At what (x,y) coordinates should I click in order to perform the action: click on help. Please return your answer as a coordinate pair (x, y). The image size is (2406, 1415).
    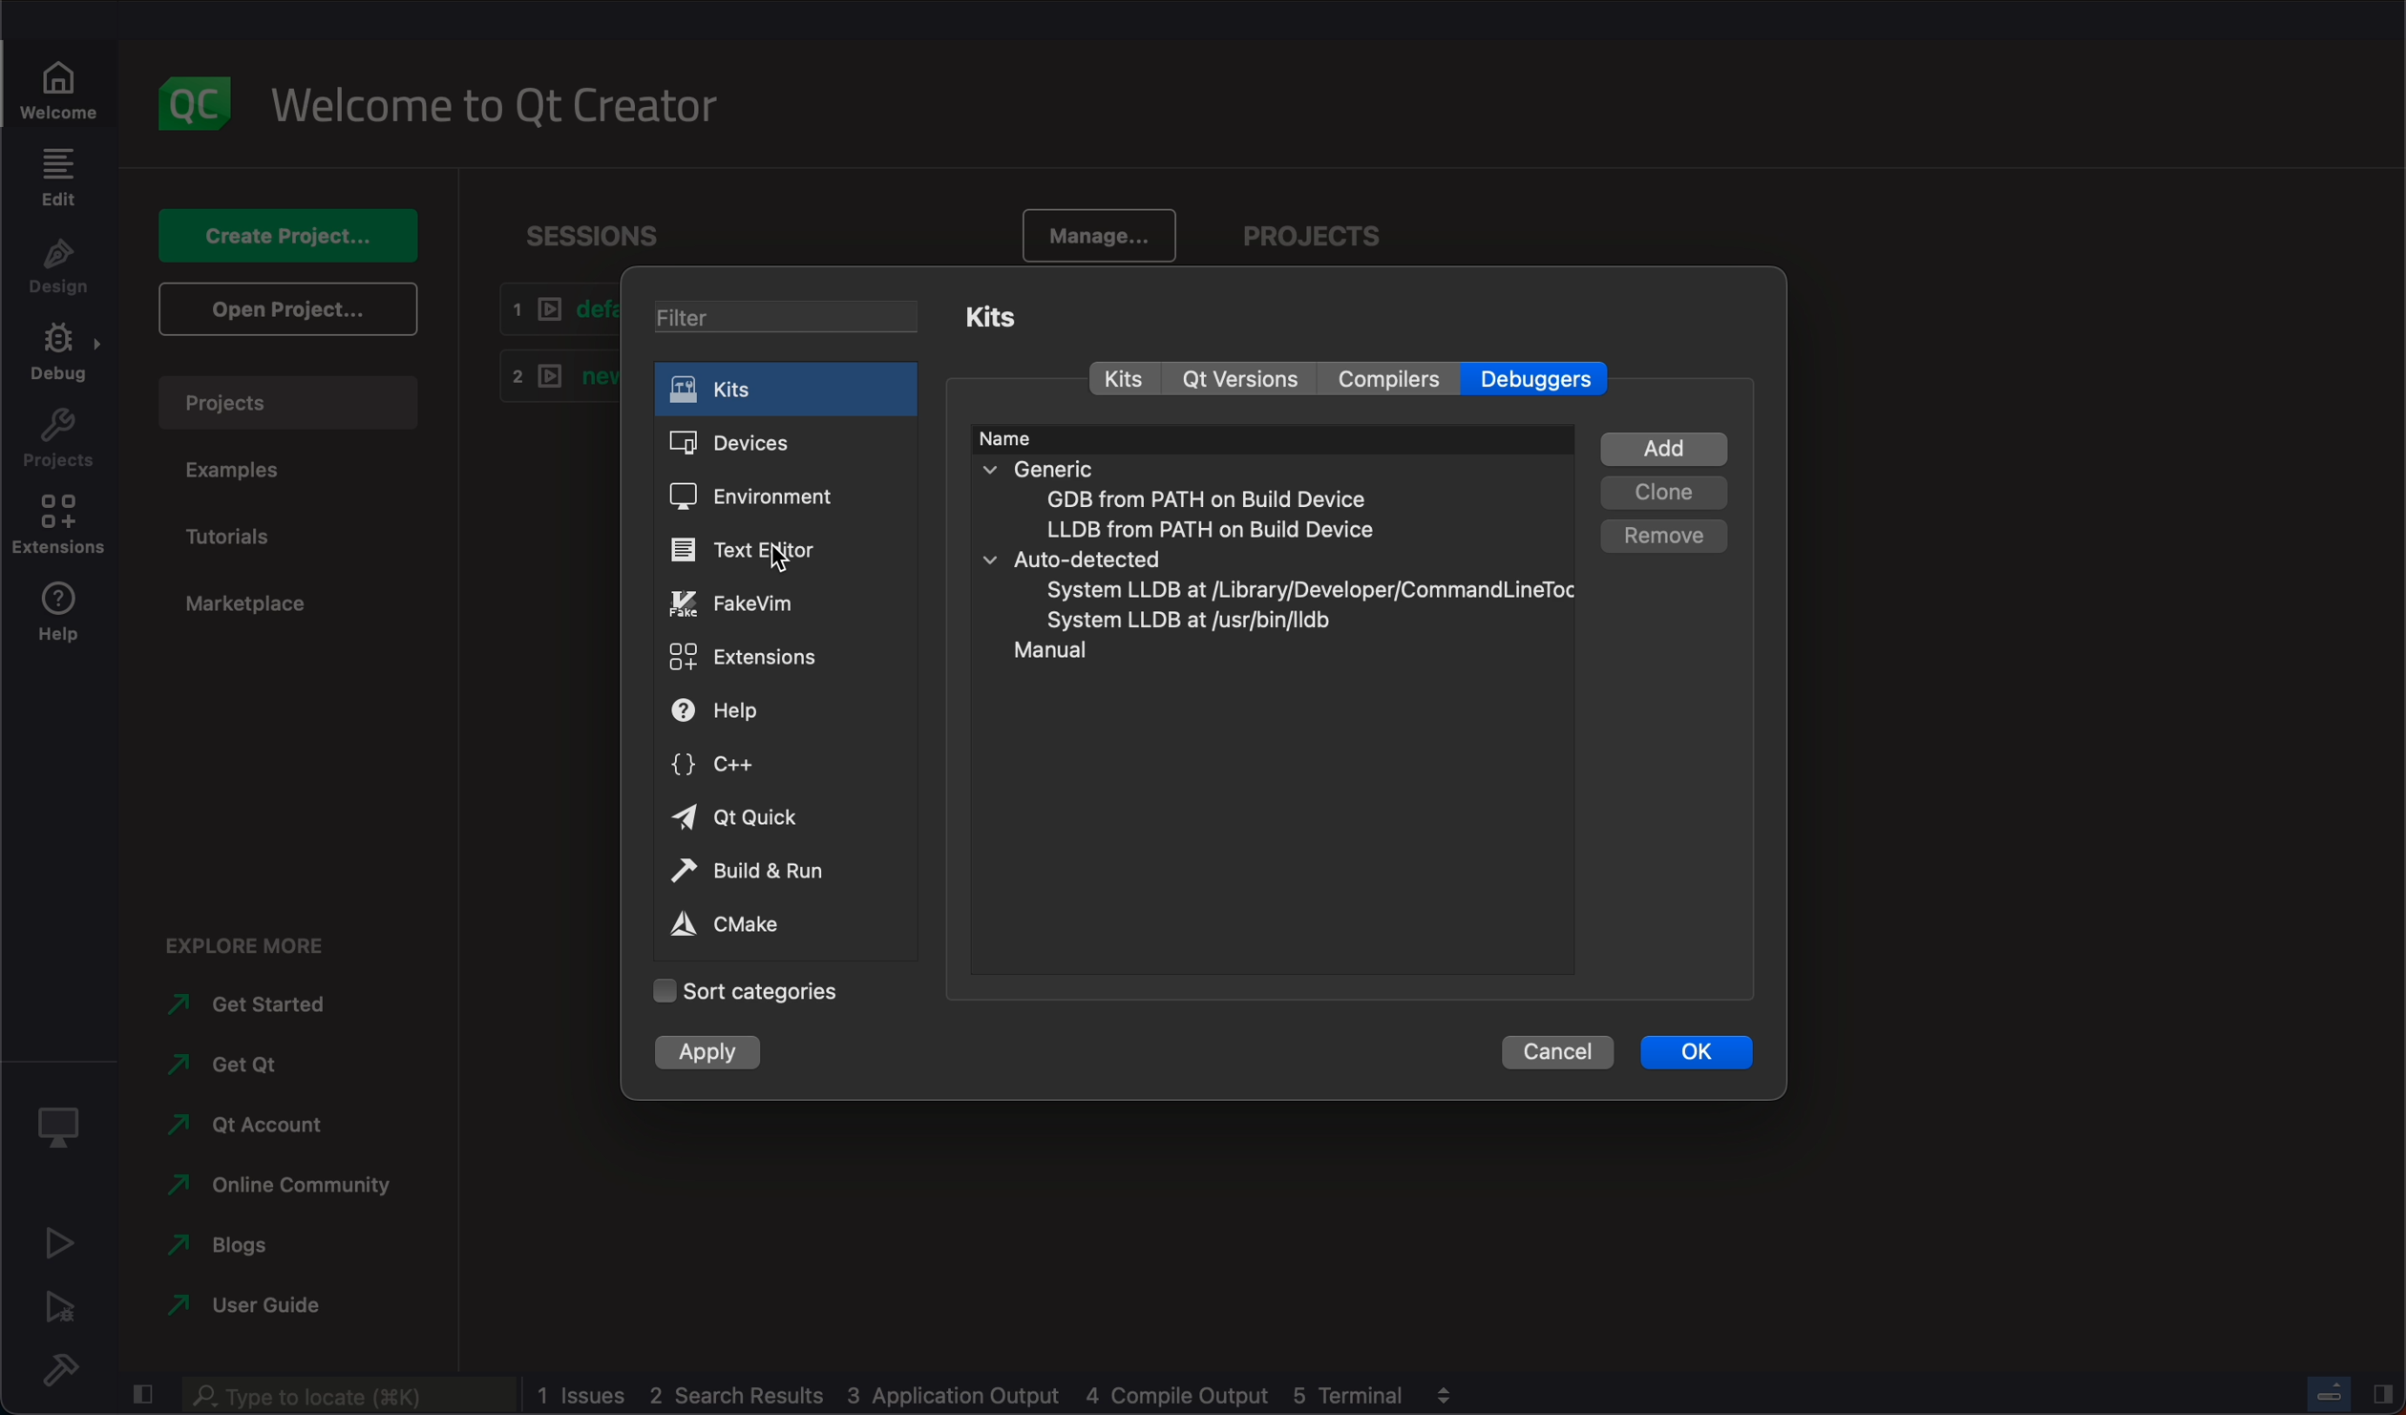
    Looking at the image, I should click on (781, 714).